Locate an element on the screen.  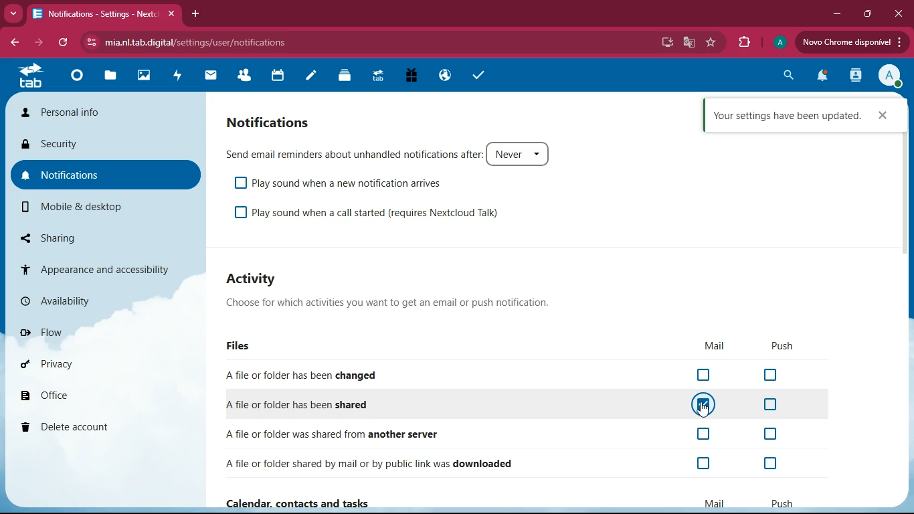
send email is located at coordinates (351, 153).